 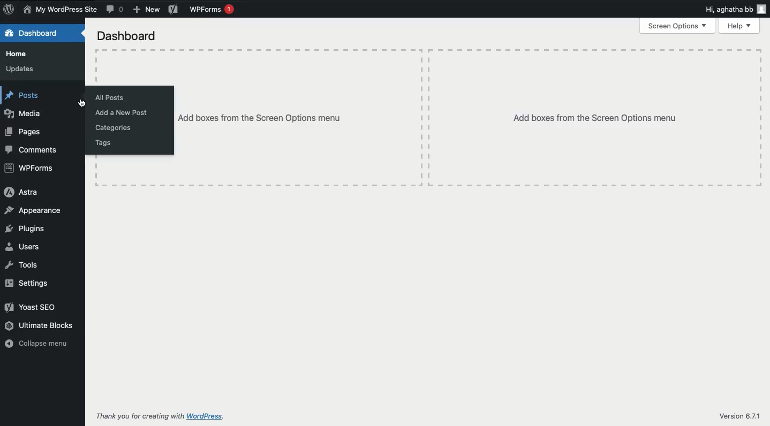 I want to click on Hi user, so click(x=736, y=10).